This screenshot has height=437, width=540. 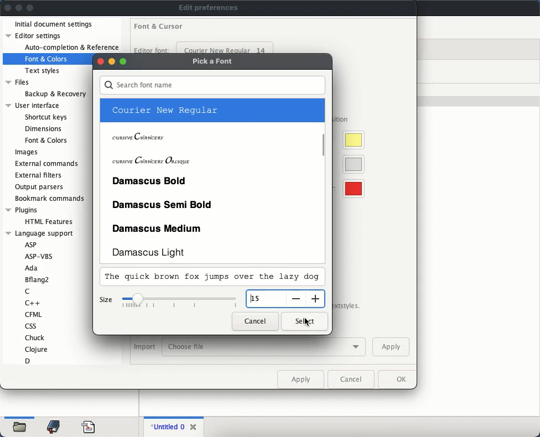 I want to click on apply, so click(x=391, y=346).